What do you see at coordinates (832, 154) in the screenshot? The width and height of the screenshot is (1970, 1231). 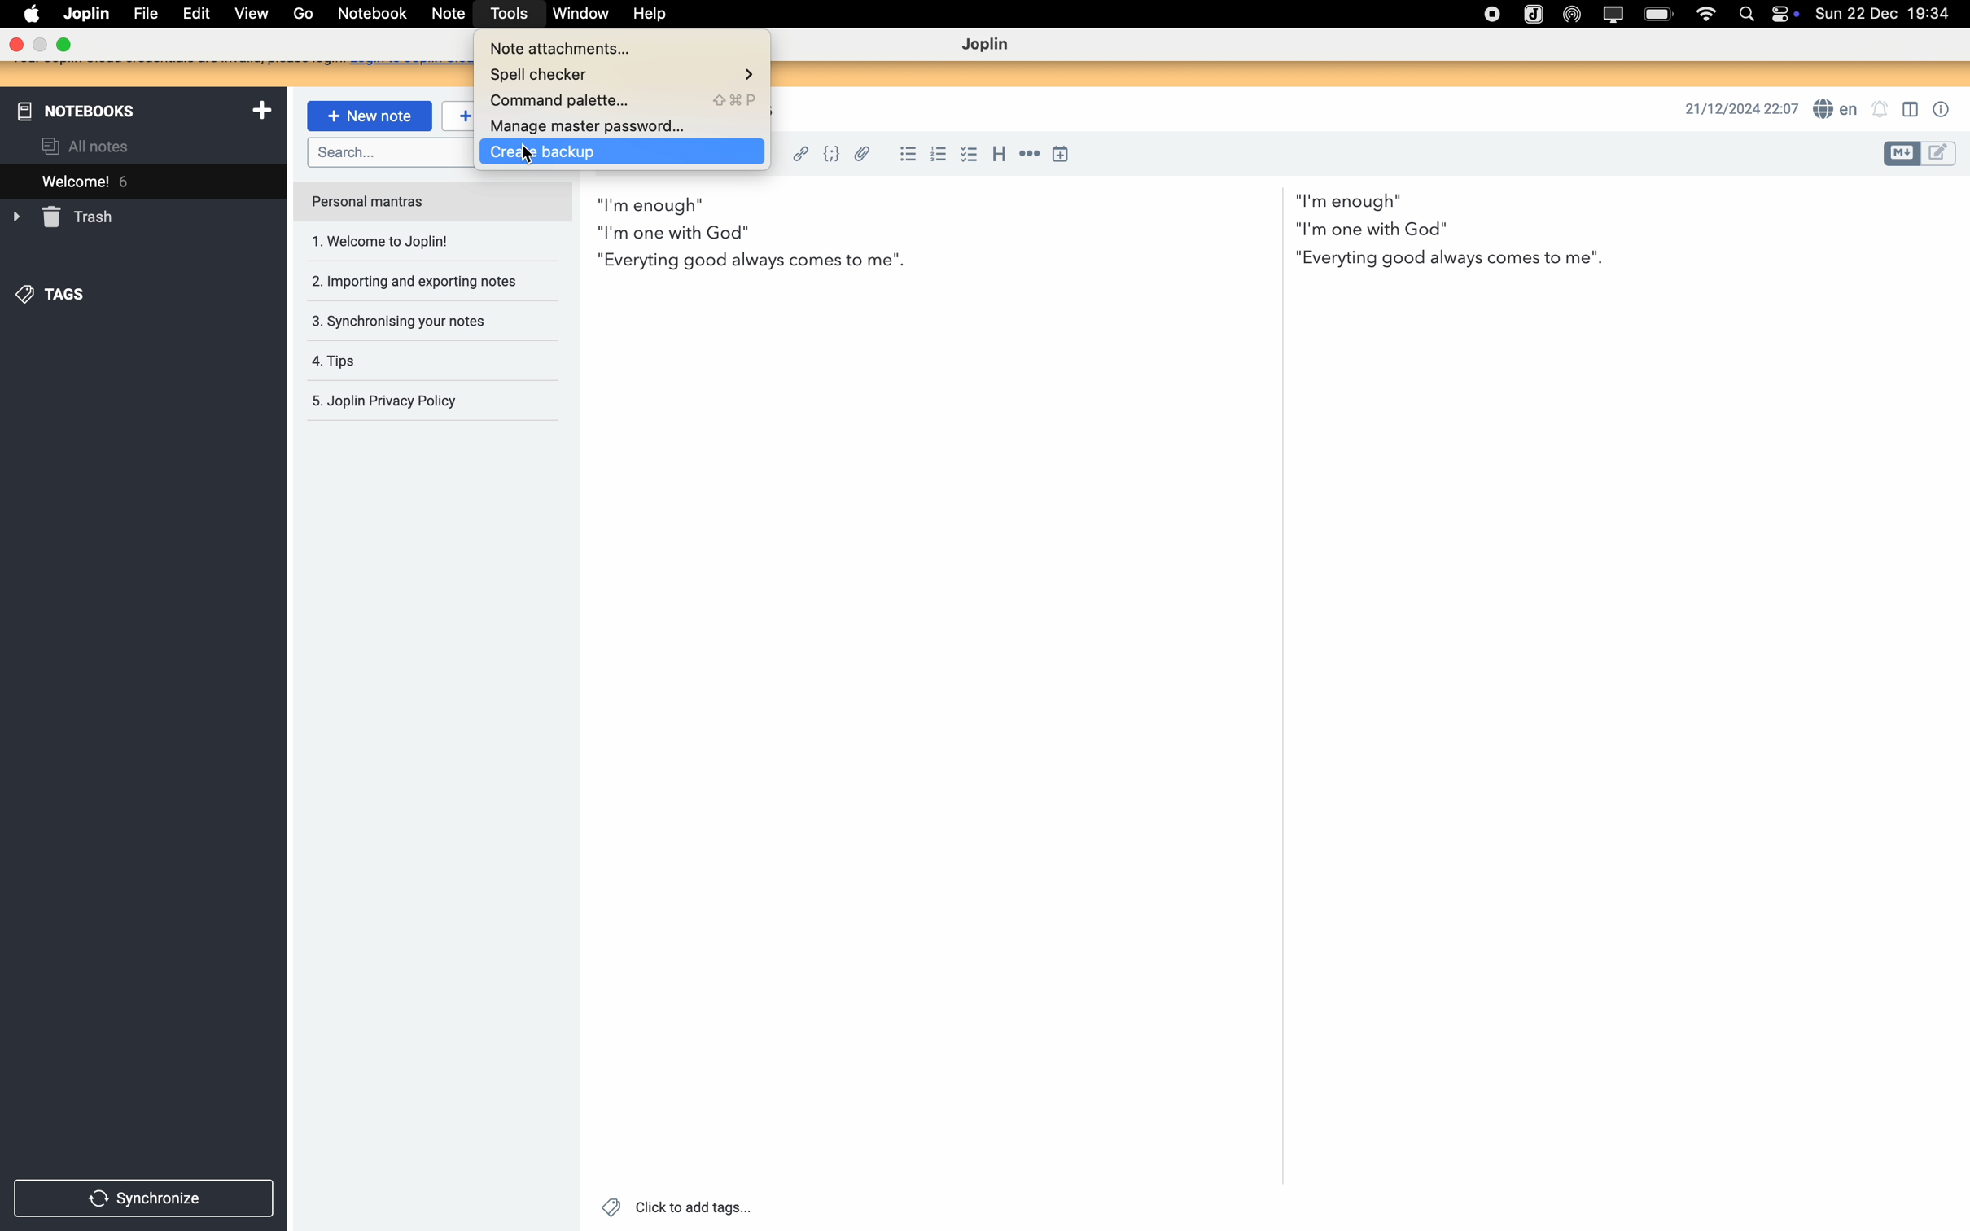 I see `code` at bounding box center [832, 154].